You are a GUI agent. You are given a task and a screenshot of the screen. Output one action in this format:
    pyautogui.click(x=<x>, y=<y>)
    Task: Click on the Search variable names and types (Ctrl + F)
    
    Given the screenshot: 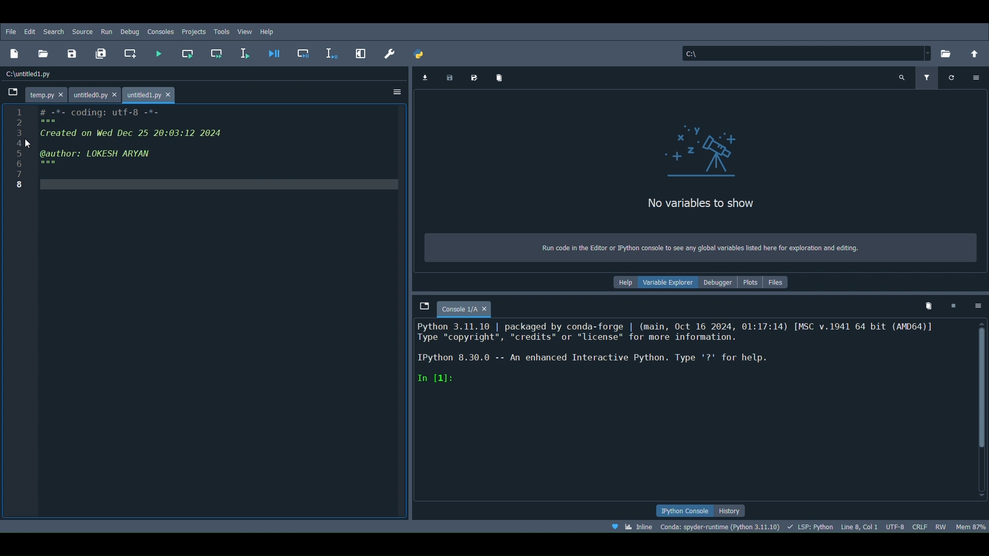 What is the action you would take?
    pyautogui.click(x=902, y=77)
    